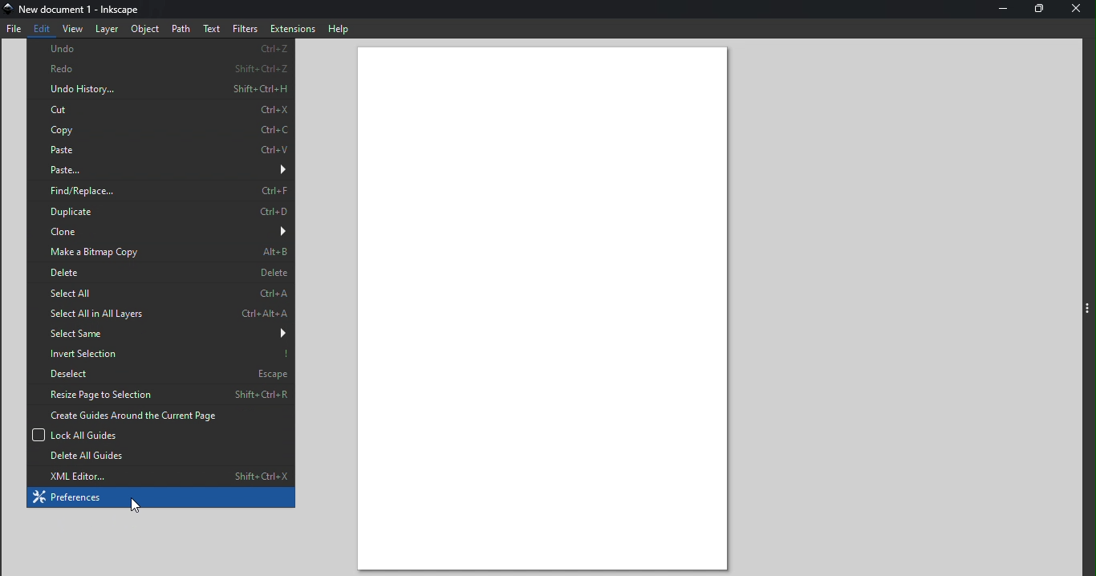 Image resolution: width=1096 pixels, height=576 pixels. Describe the element at coordinates (158, 169) in the screenshot. I see `Paste` at that location.